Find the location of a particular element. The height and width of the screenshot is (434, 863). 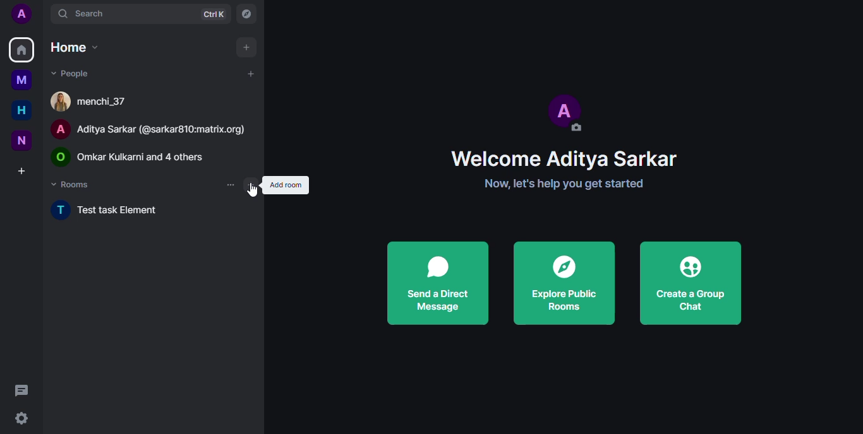

home is located at coordinates (21, 49).